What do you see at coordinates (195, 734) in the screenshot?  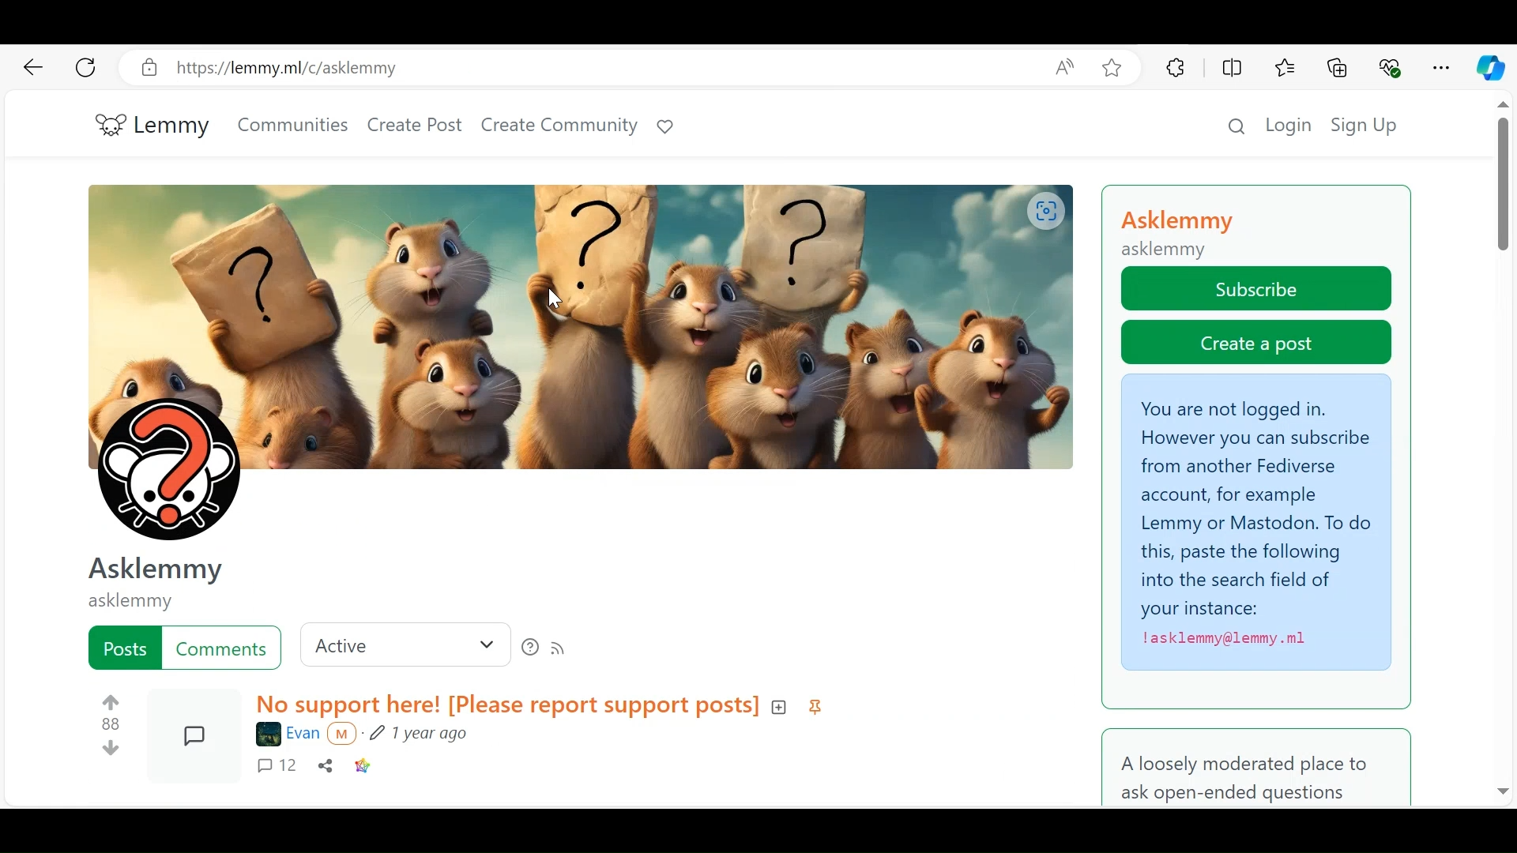 I see `comments` at bounding box center [195, 734].